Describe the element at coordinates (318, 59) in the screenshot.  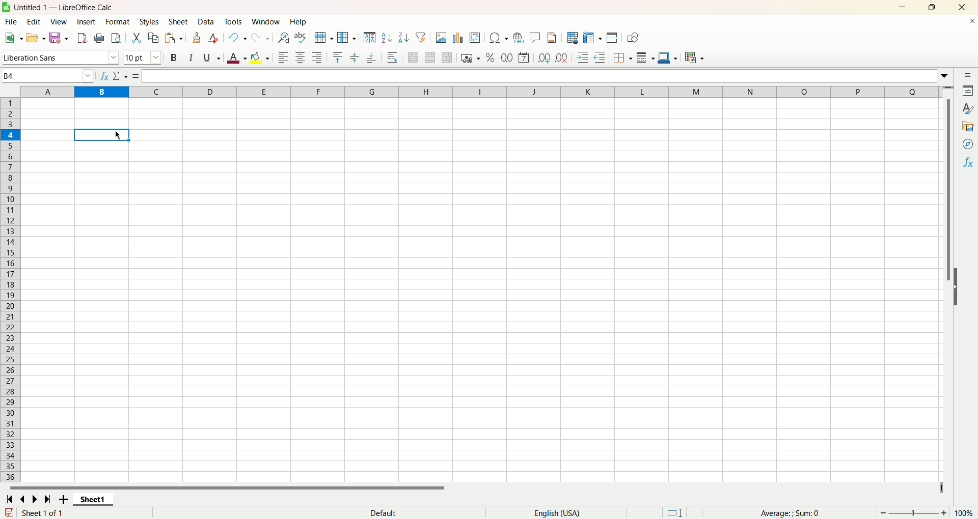
I see `align right` at that location.